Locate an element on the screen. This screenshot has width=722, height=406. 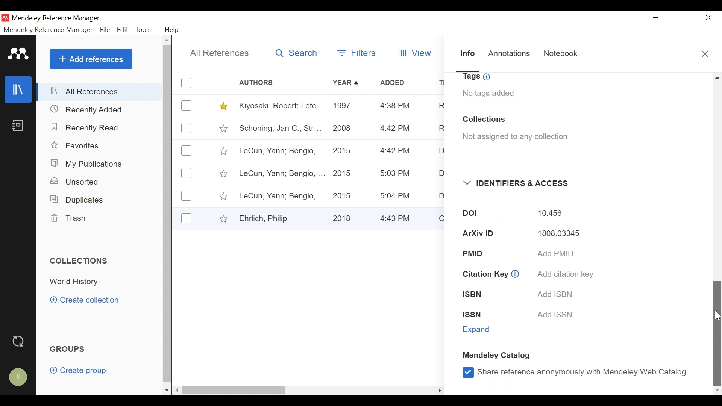
Recently Added is located at coordinates (87, 127).